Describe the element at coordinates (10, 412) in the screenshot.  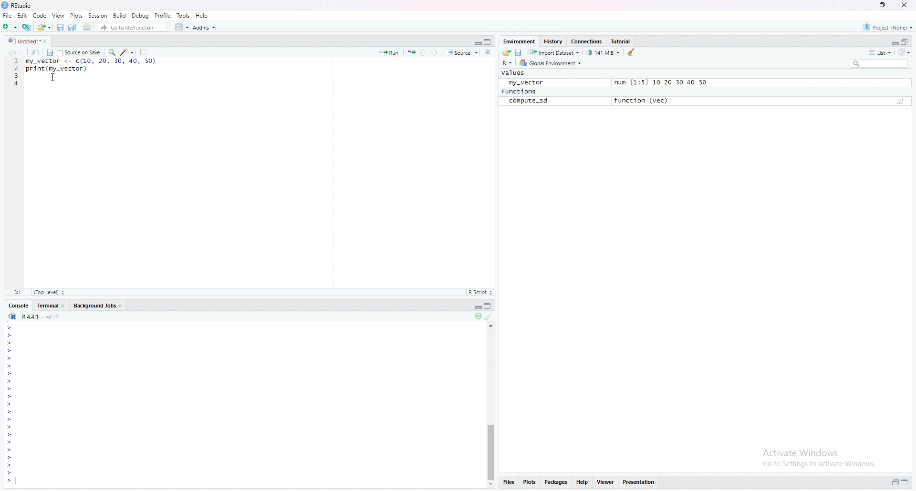
I see `Prompt cursor` at that location.